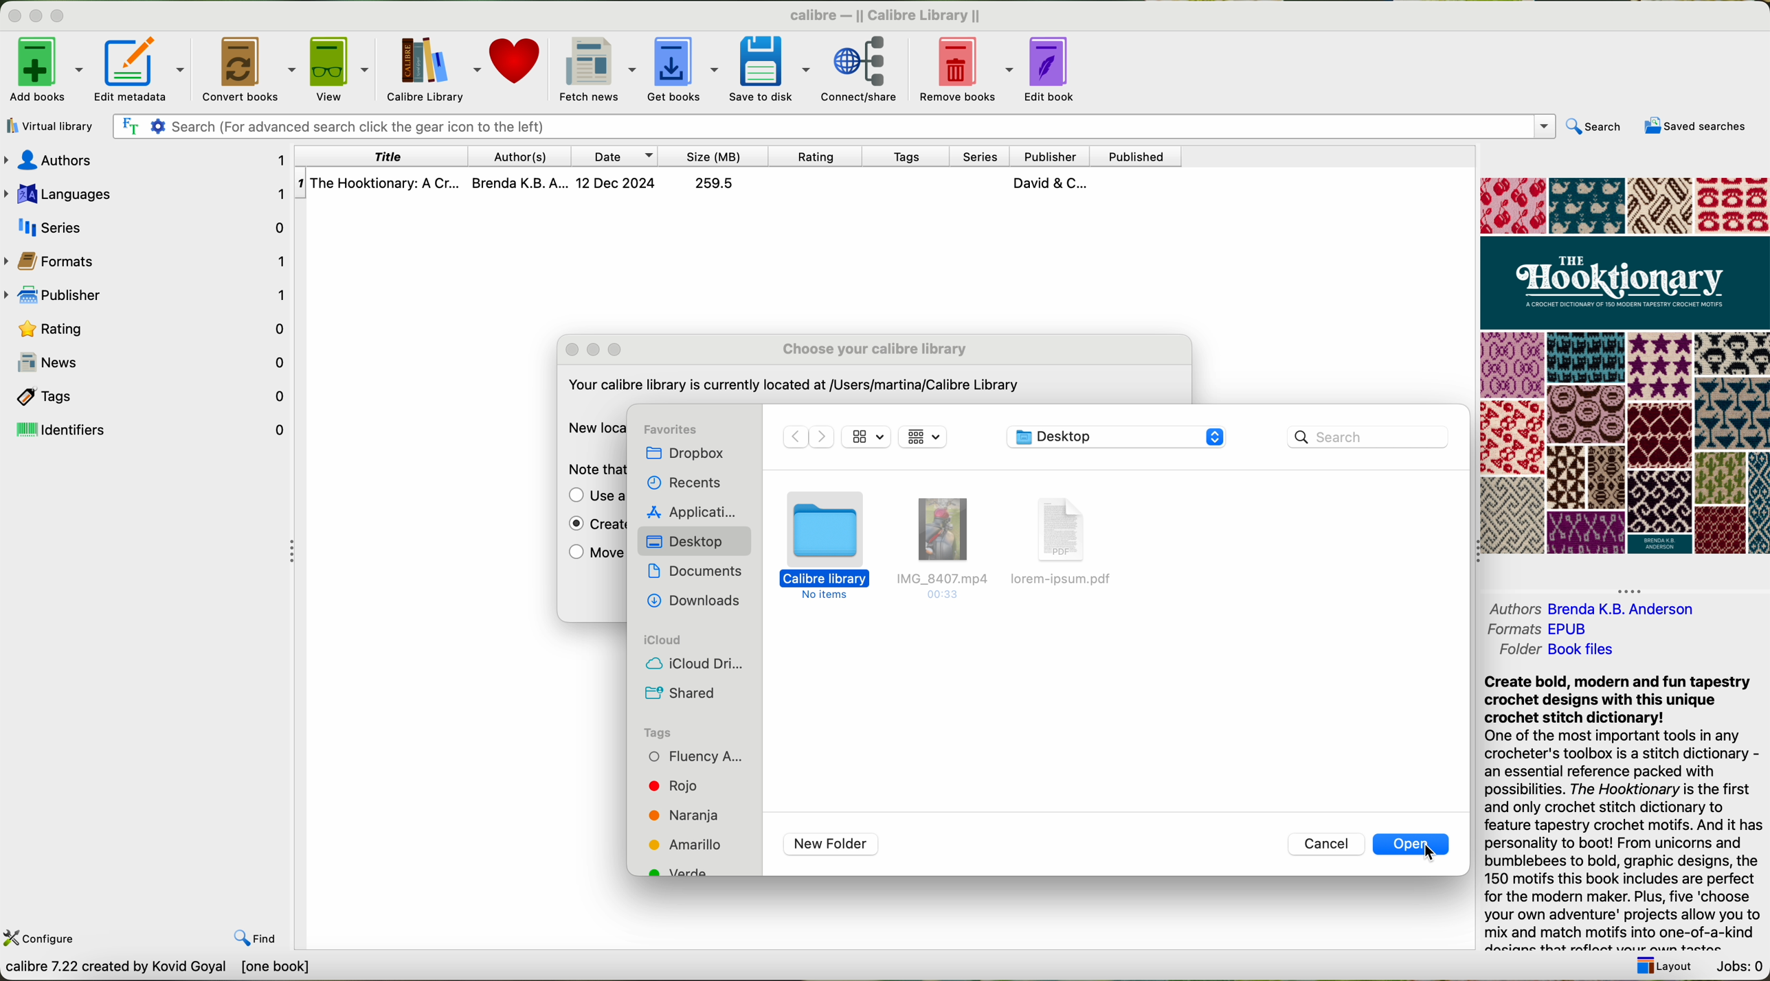  What do you see at coordinates (146, 432) in the screenshot?
I see `identifiers` at bounding box center [146, 432].